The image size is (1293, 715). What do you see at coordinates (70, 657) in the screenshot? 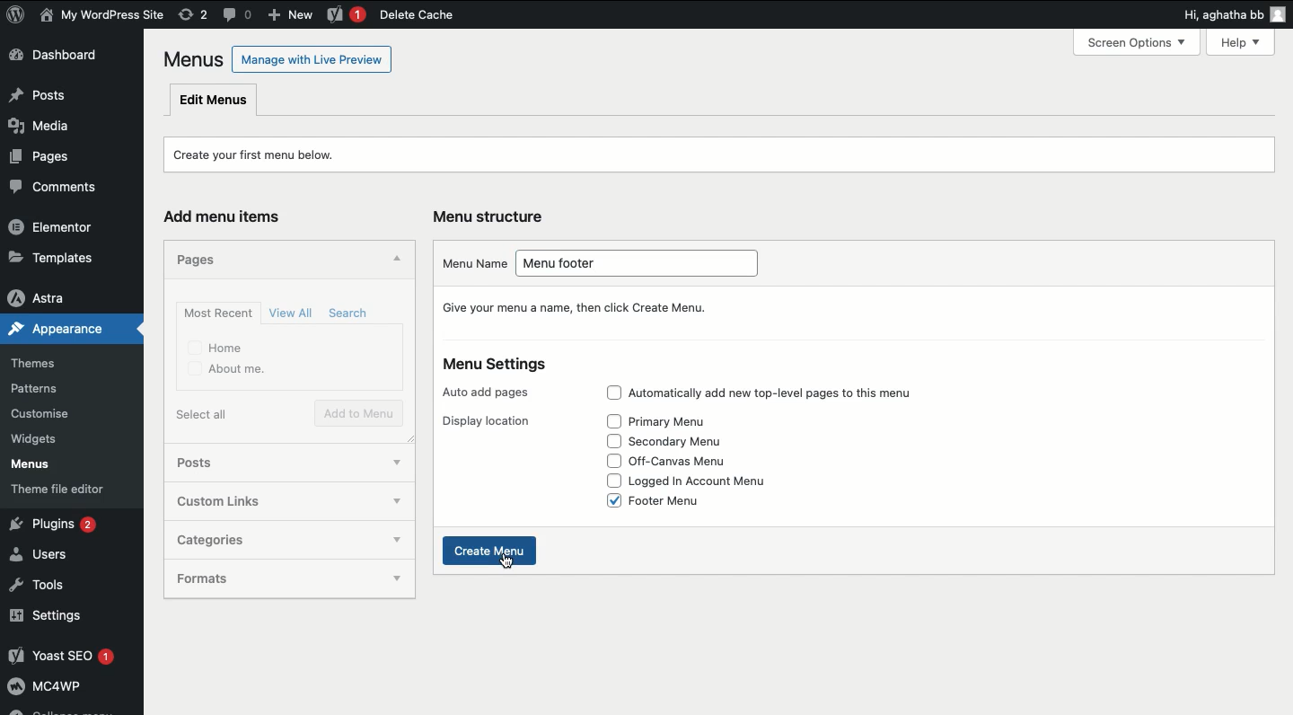
I see ` Yoast SEO ` at bounding box center [70, 657].